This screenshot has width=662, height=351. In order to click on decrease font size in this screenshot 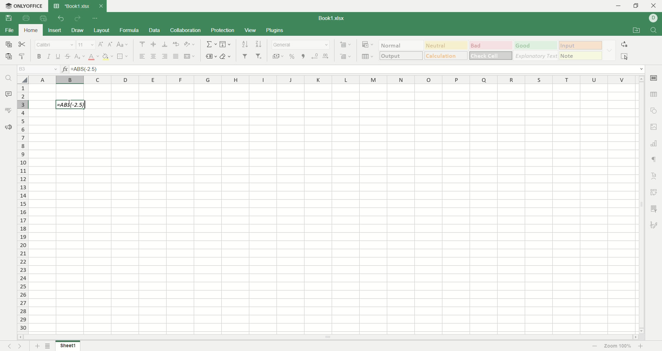, I will do `click(110, 45)`.